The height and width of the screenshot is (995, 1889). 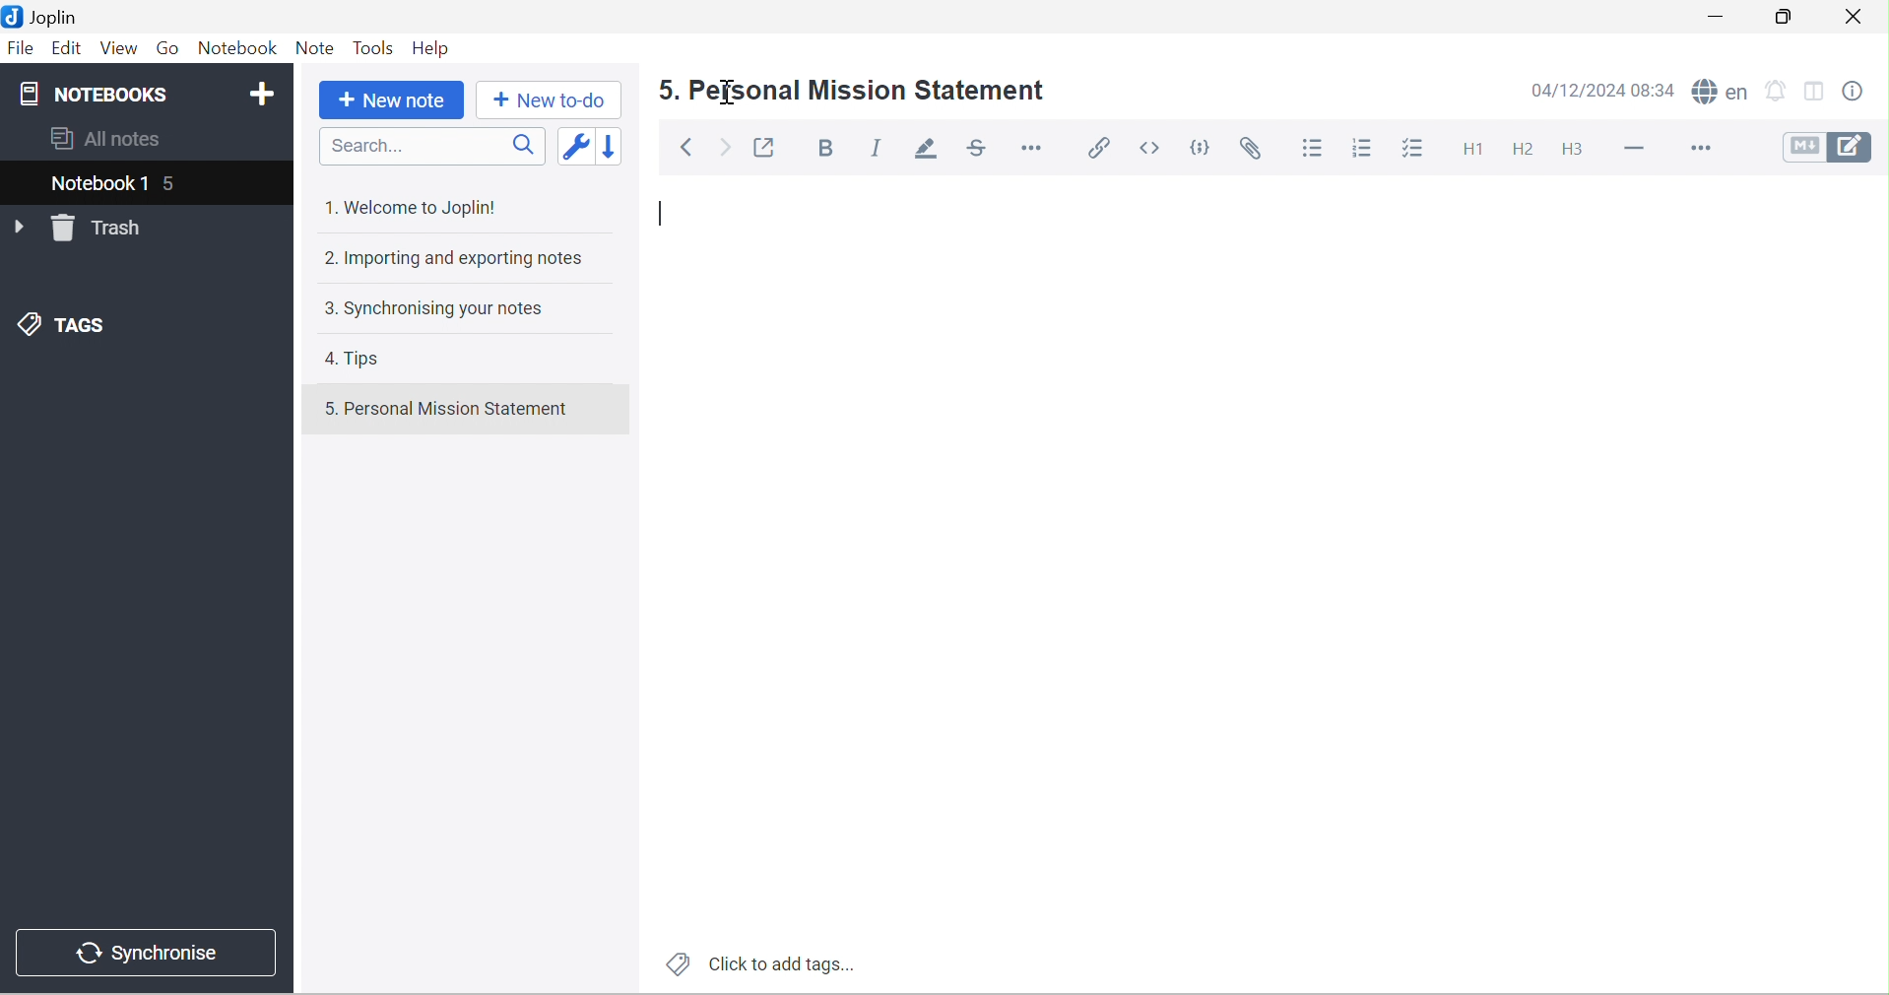 What do you see at coordinates (1778, 93) in the screenshot?
I see `Set alarm` at bounding box center [1778, 93].